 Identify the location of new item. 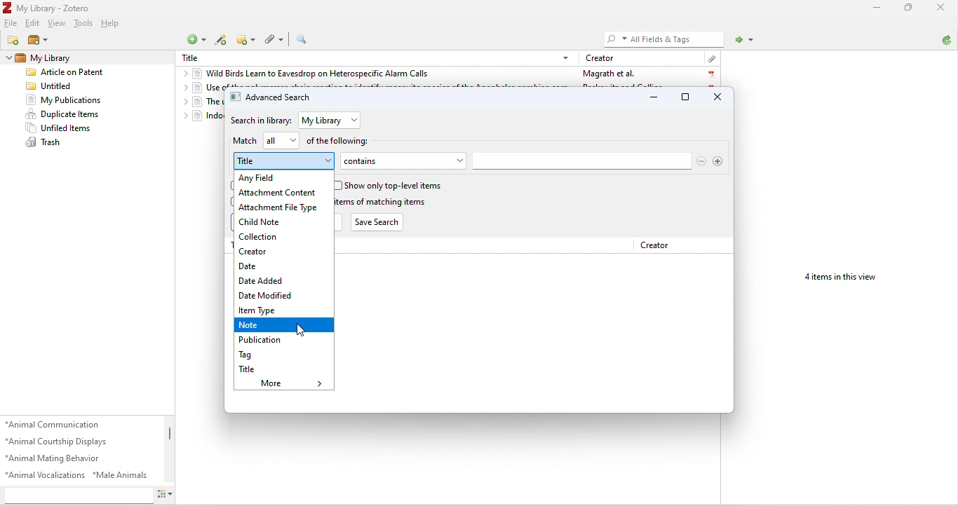
(196, 40).